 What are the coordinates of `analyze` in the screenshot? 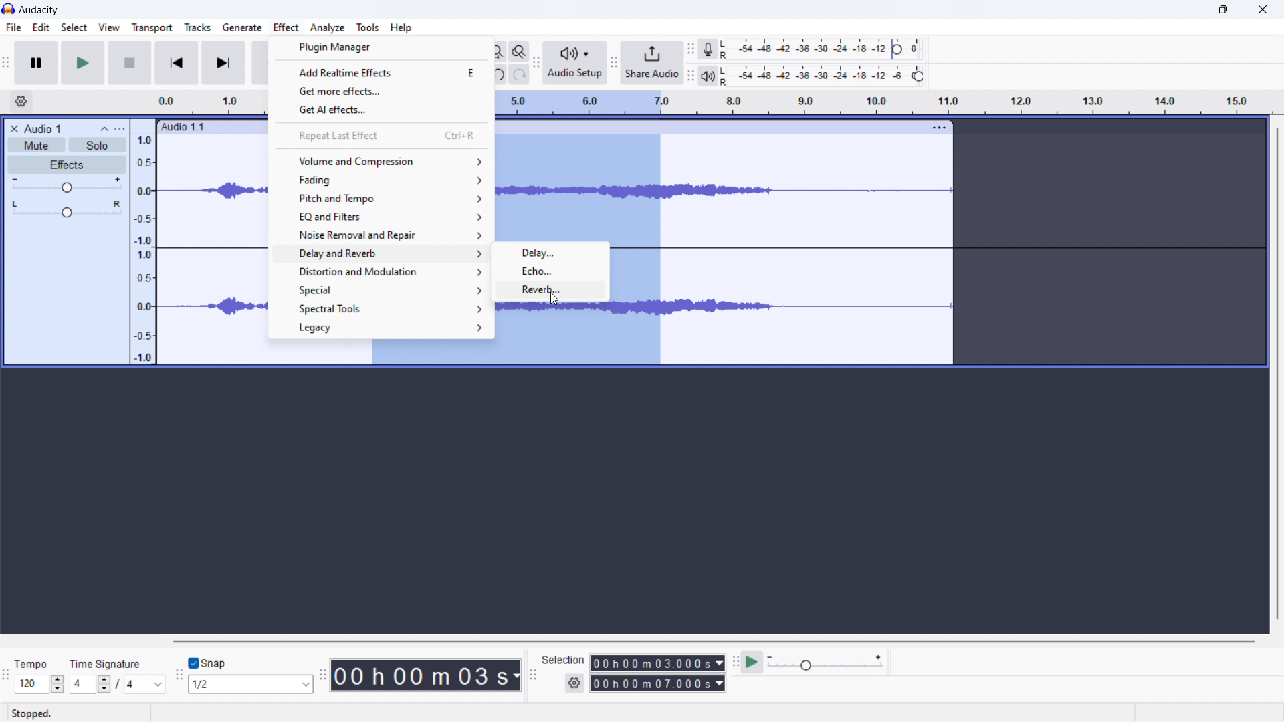 It's located at (328, 27).